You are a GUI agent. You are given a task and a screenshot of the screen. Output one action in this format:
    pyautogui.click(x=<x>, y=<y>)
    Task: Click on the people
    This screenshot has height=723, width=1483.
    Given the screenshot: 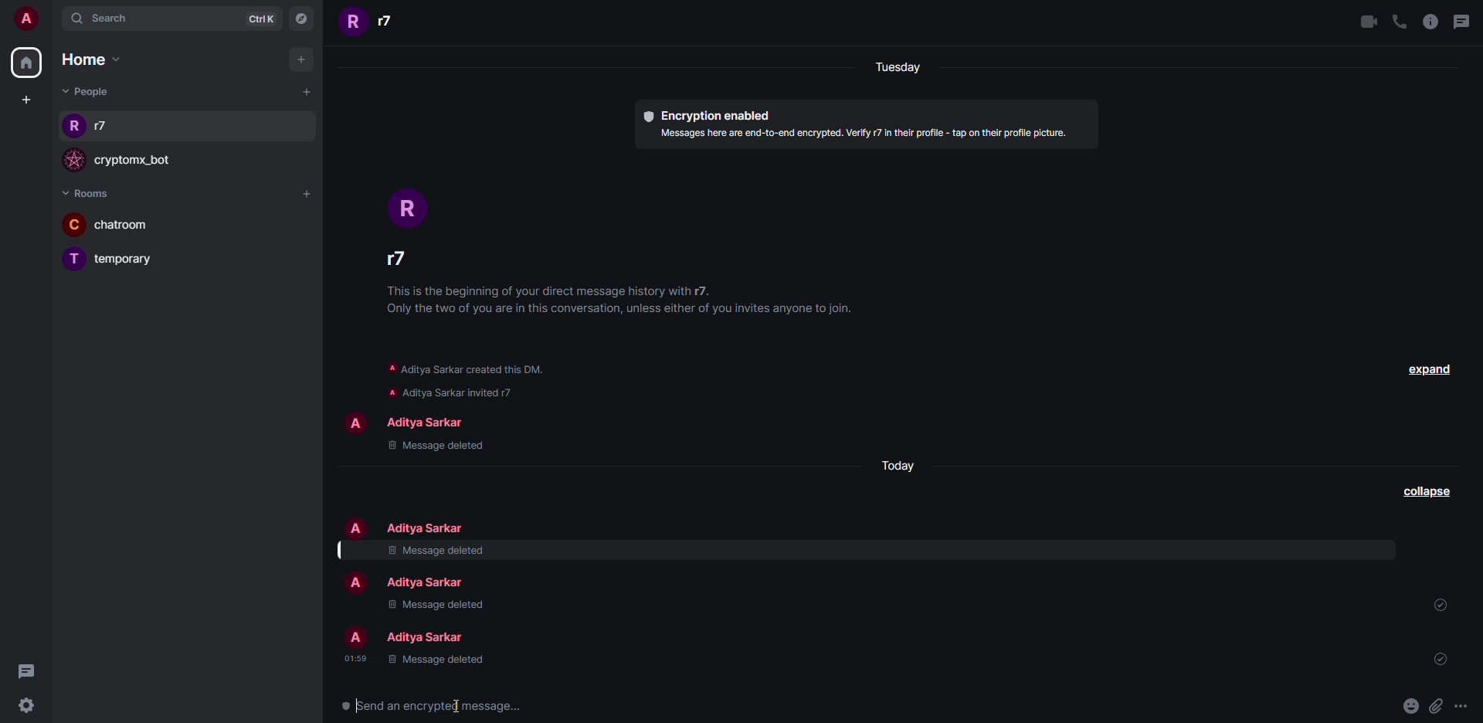 What is the action you would take?
    pyautogui.click(x=429, y=582)
    